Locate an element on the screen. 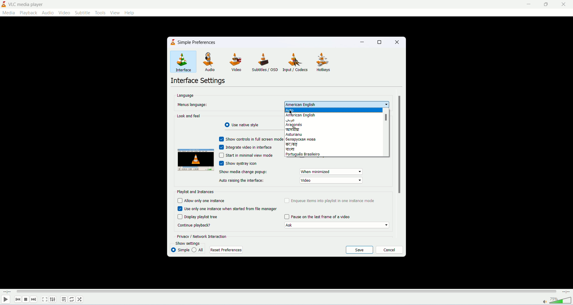 The height and width of the screenshot is (305, 573). volume bar is located at coordinates (561, 301).